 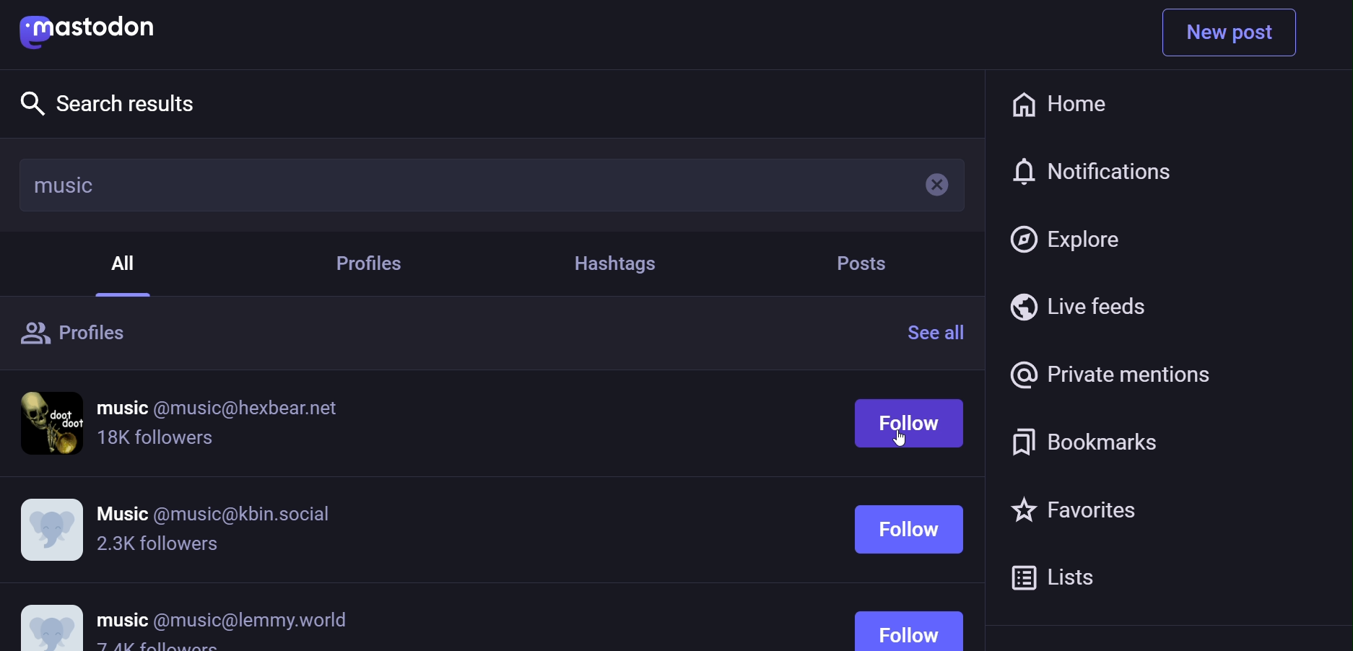 I want to click on mastodon, so click(x=95, y=28).